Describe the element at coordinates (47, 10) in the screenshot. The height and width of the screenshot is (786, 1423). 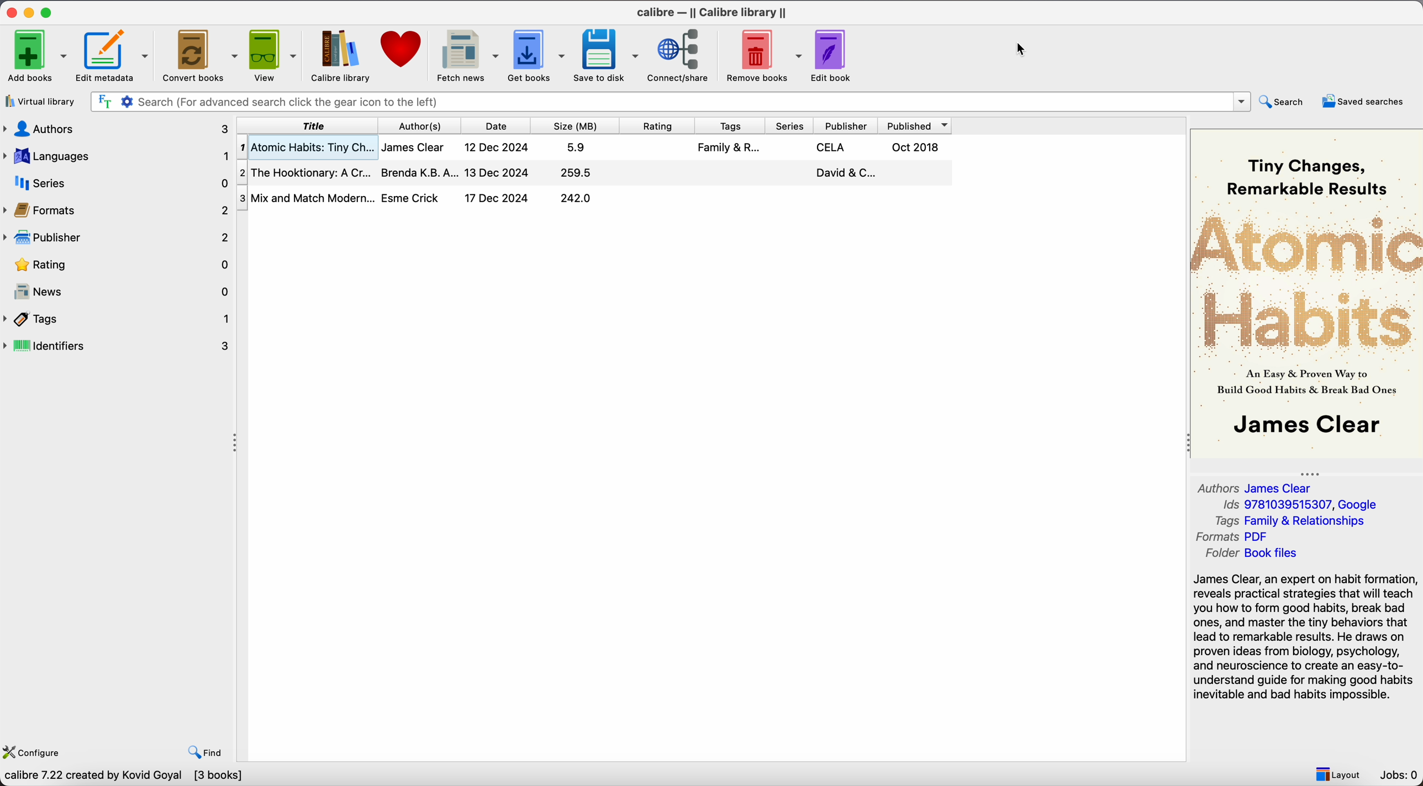
I see `maximize` at that location.